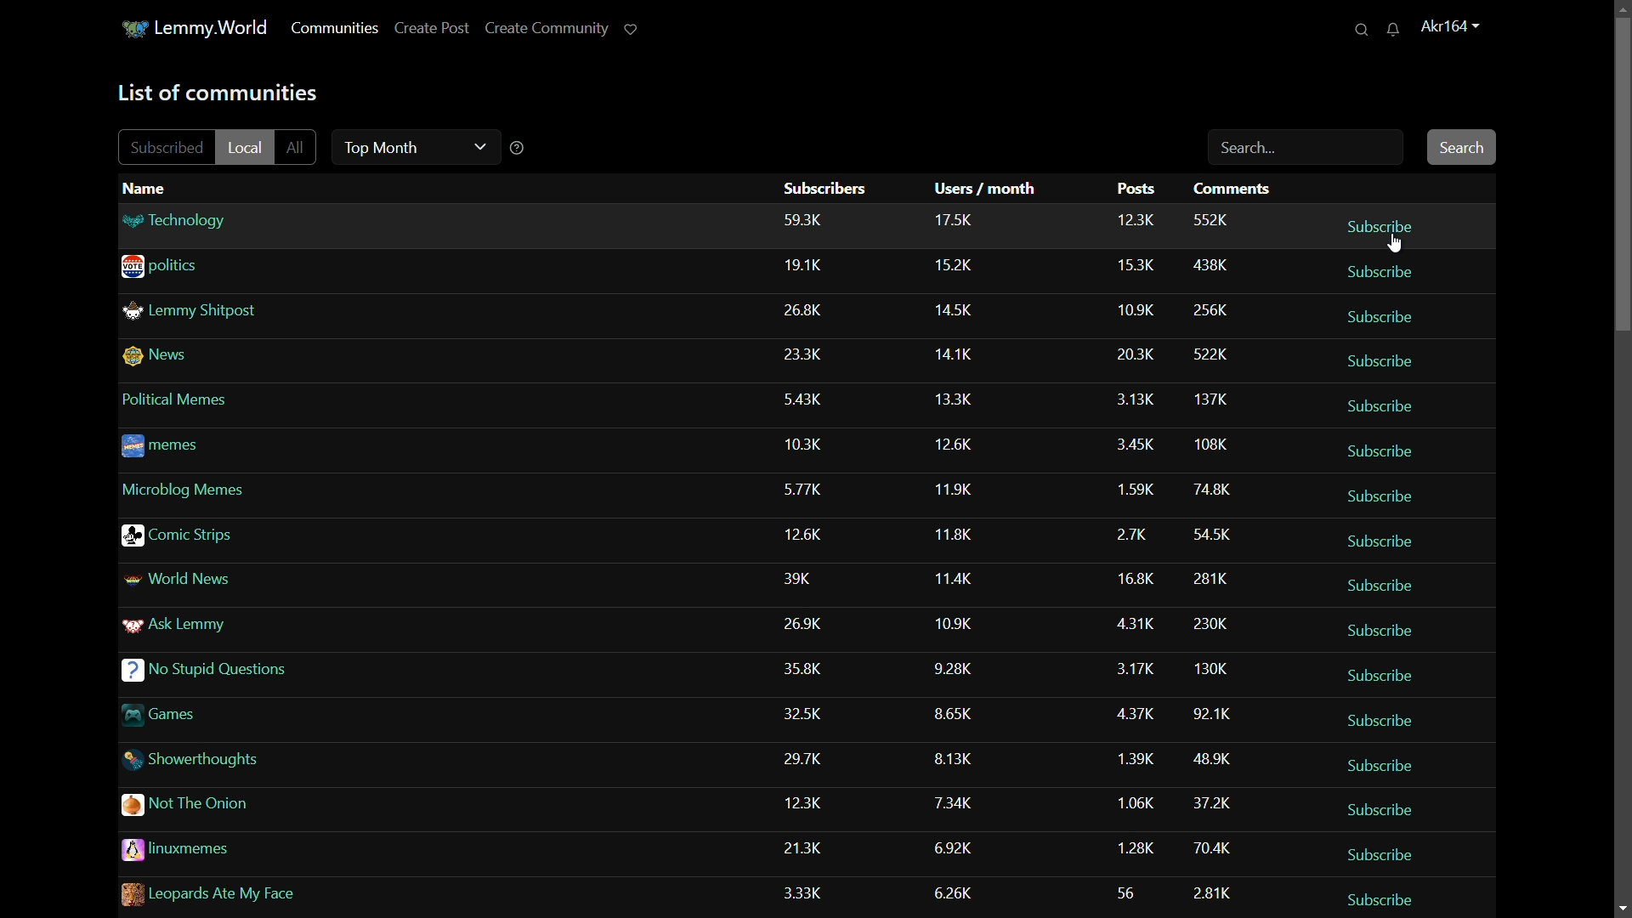 This screenshot has width=1632, height=918. What do you see at coordinates (1399, 30) in the screenshot?
I see `unread message` at bounding box center [1399, 30].